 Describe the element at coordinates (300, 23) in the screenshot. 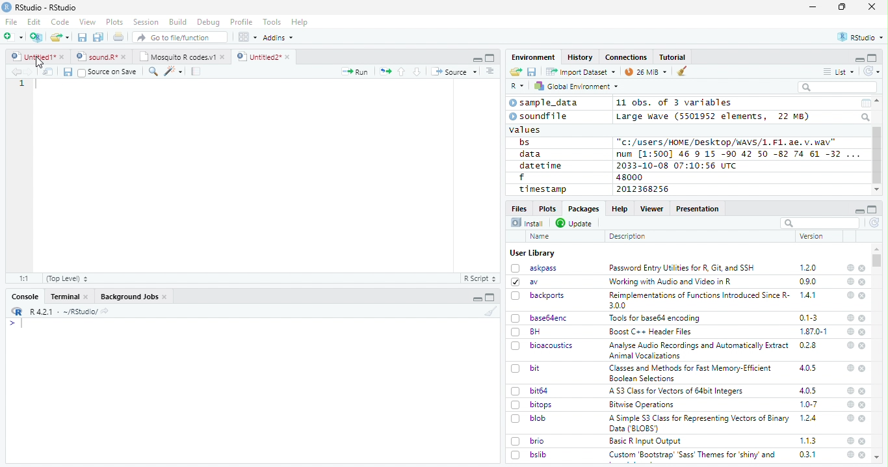

I see `Help` at that location.